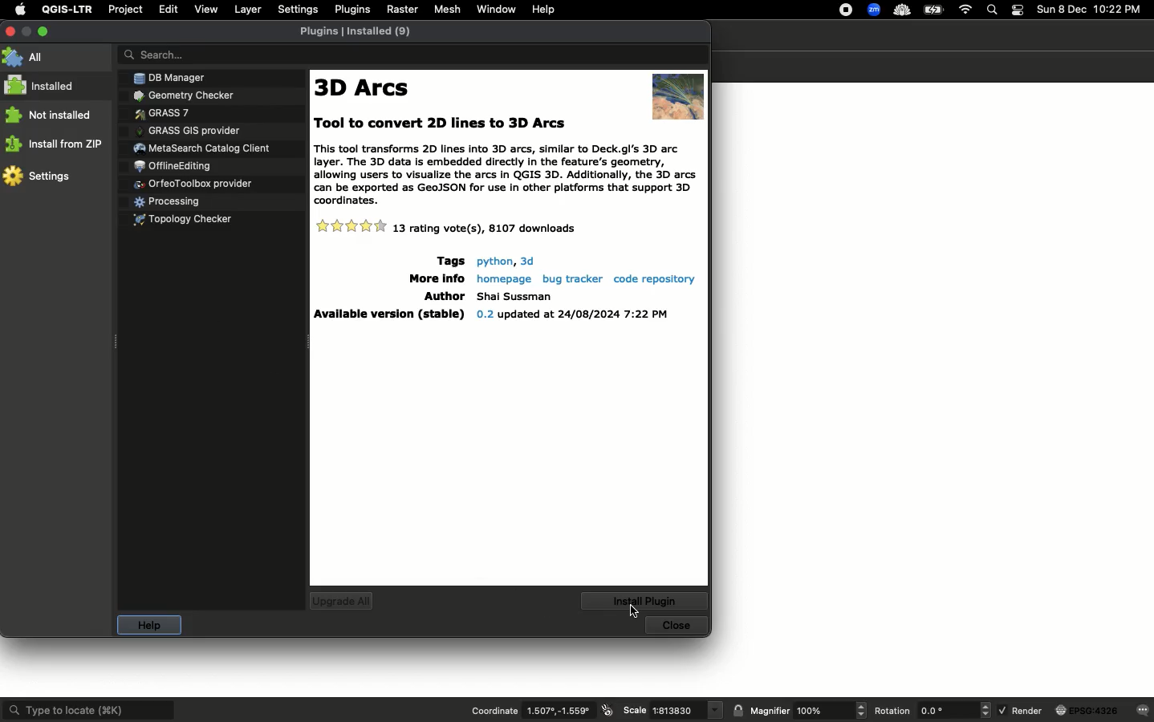  Describe the element at coordinates (648, 600) in the screenshot. I see `Install plugin` at that location.